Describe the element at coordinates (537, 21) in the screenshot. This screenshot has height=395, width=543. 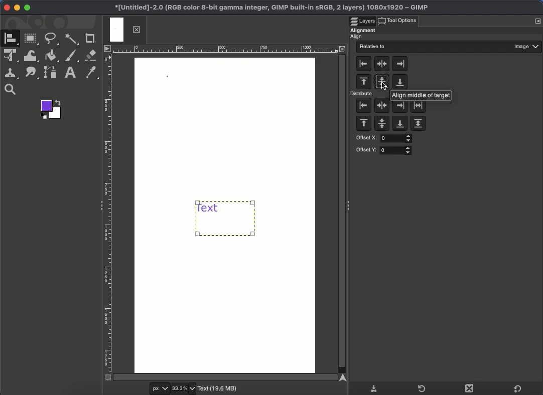
I see `Menu` at that location.